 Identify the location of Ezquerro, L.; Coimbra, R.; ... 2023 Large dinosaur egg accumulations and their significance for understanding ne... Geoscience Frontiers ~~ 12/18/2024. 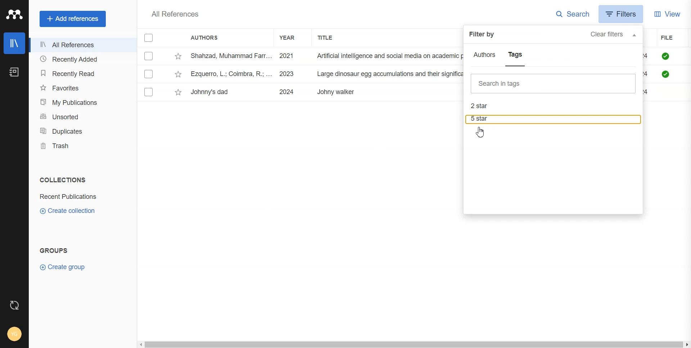
(326, 74).